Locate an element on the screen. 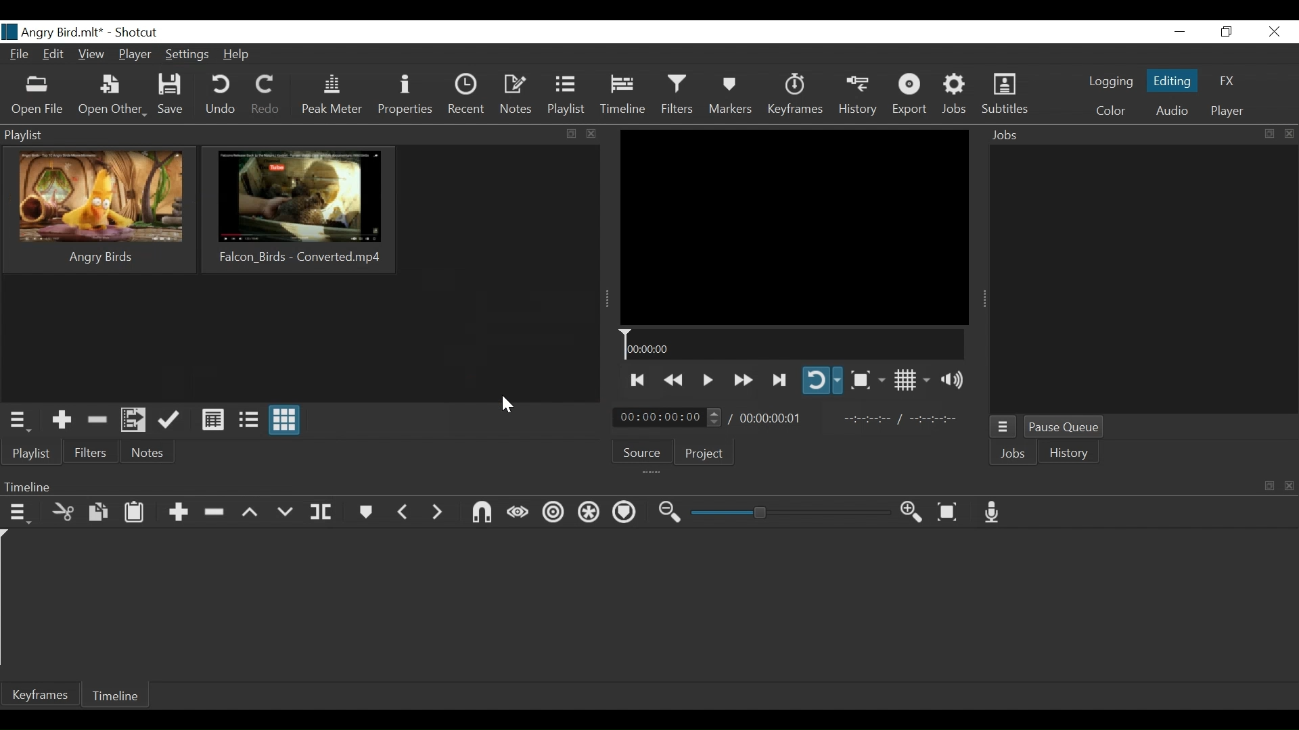  Overwrite is located at coordinates (286, 514).